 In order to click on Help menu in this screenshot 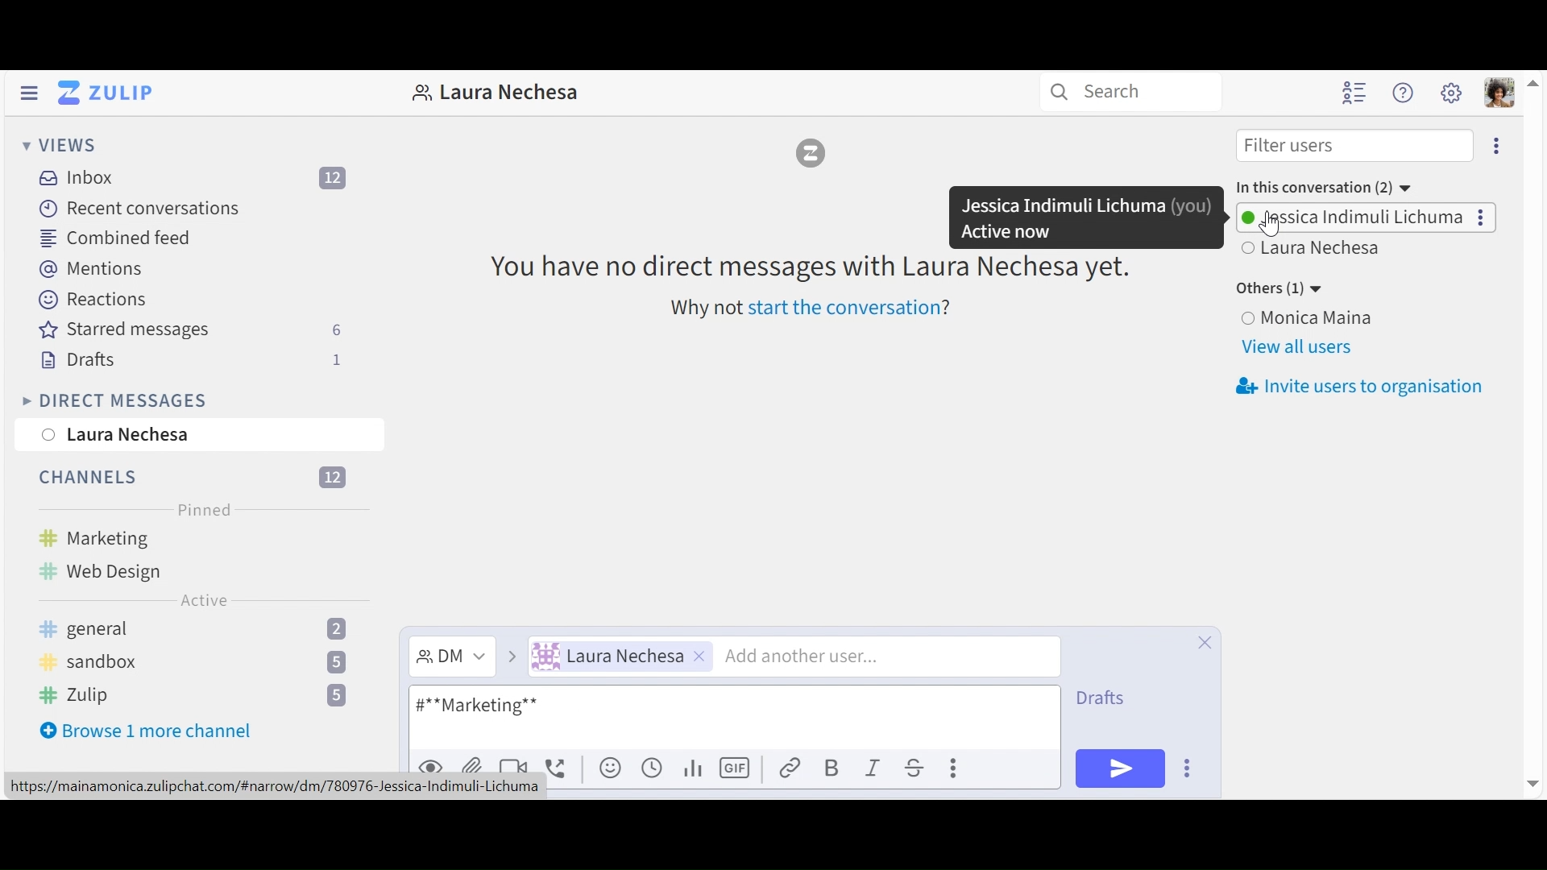, I will do `click(1405, 93)`.